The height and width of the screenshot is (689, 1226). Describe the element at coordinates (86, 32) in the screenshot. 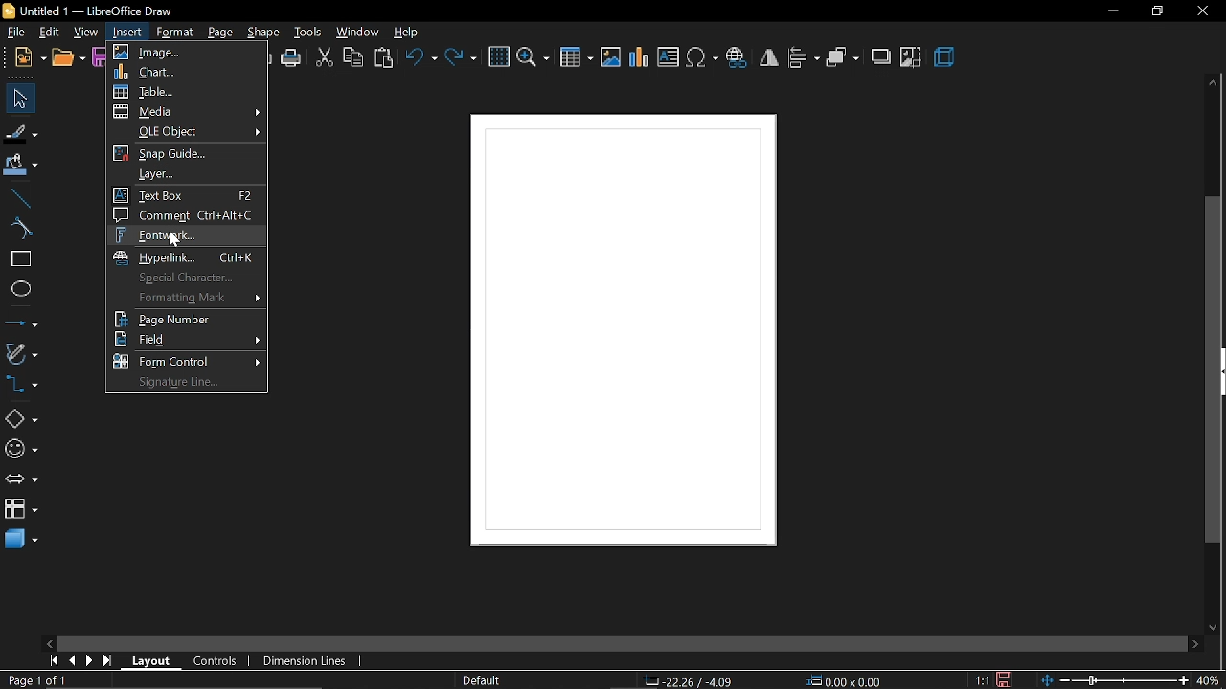

I see `view` at that location.